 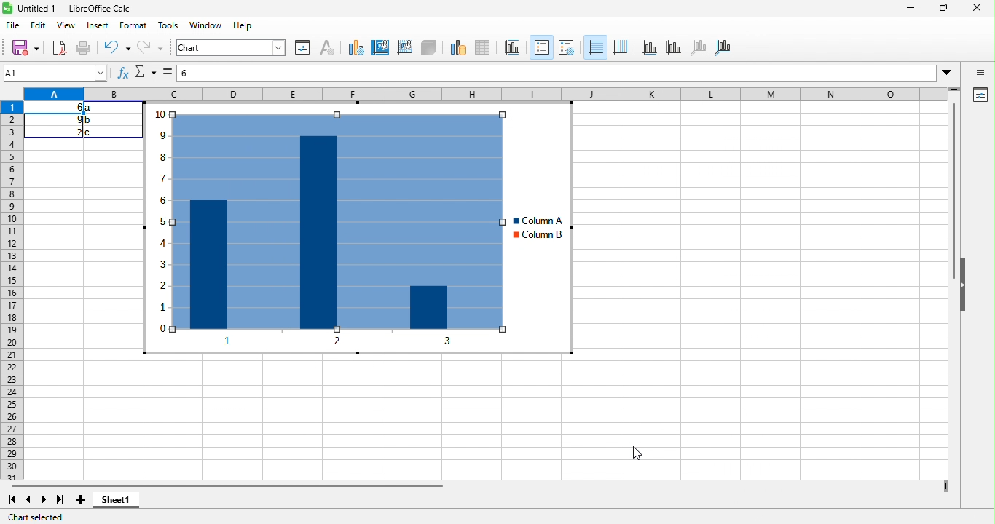 What do you see at coordinates (356, 48) in the screenshot?
I see `chart type` at bounding box center [356, 48].